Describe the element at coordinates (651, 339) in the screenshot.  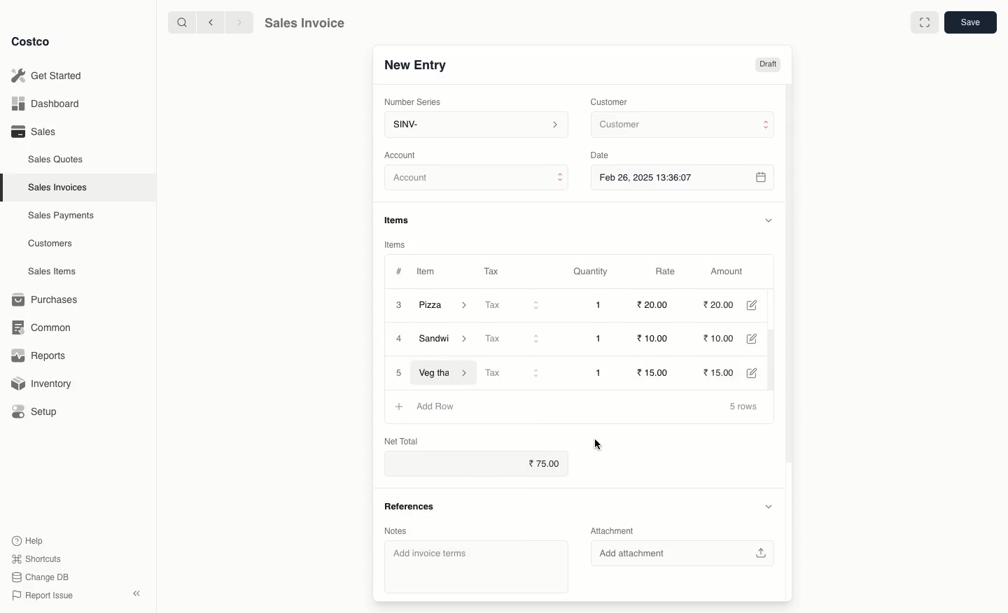
I see `10.00` at that location.